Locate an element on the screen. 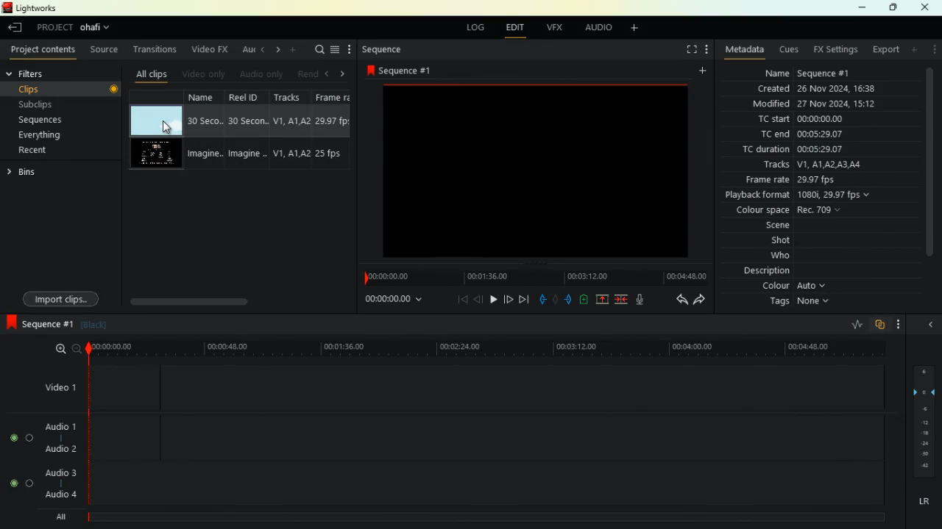 The image size is (942, 529). video is located at coordinates (152, 154).